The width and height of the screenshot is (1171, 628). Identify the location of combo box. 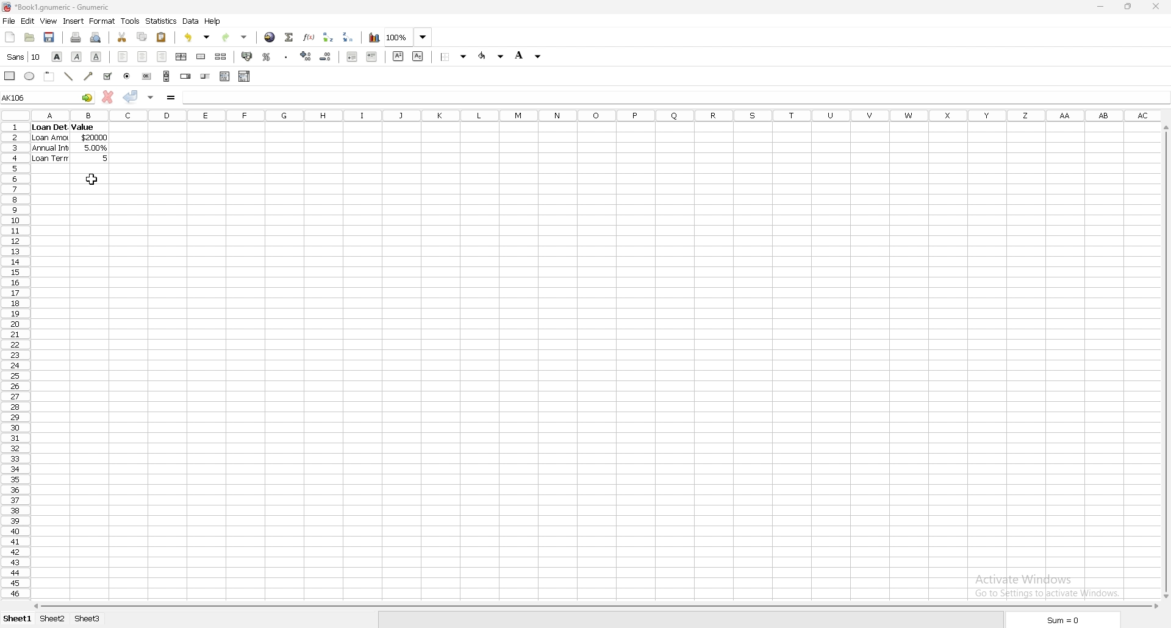
(245, 76).